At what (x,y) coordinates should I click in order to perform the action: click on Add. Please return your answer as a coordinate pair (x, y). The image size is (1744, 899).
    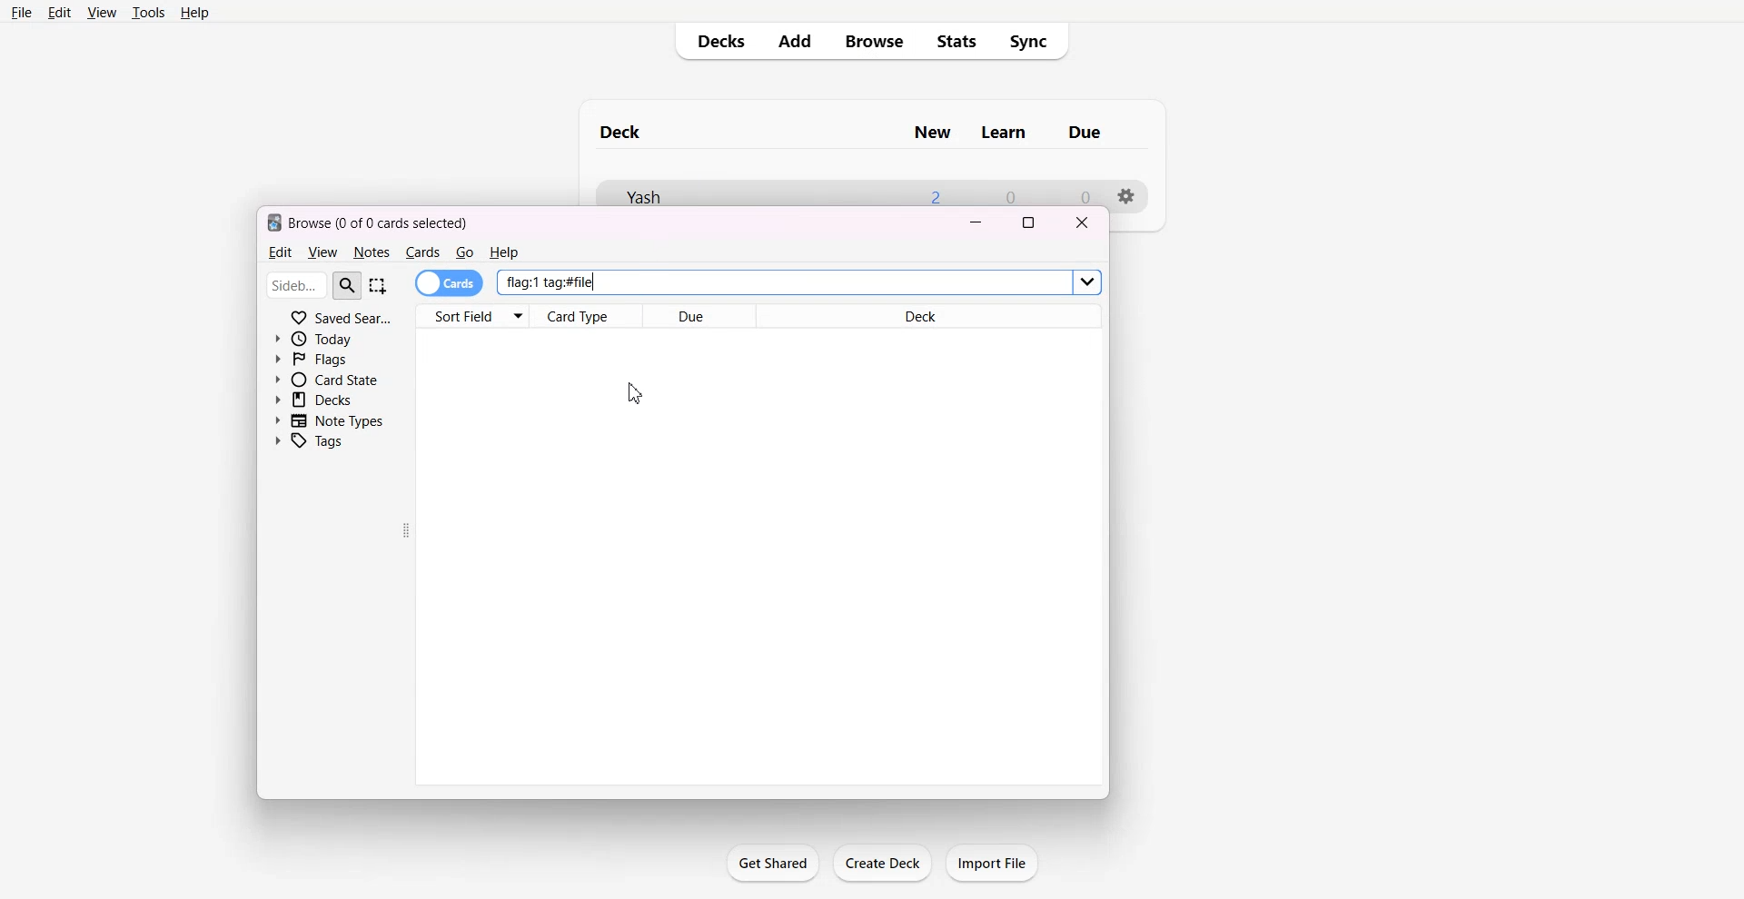
    Looking at the image, I should click on (800, 43).